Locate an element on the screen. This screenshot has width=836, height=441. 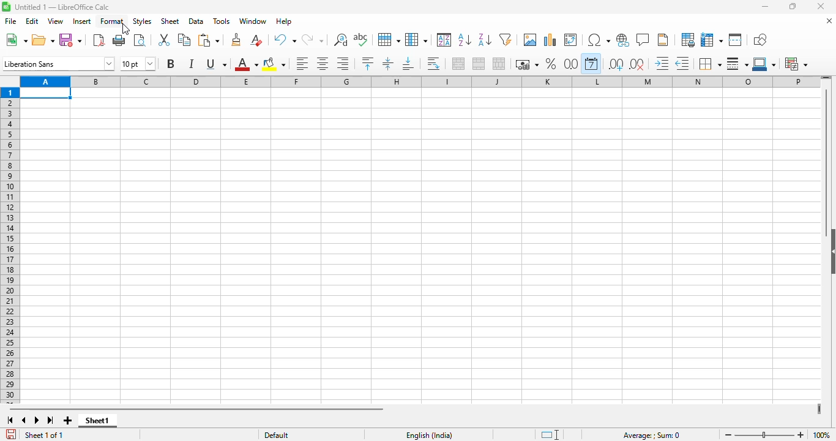
merge and center or unmerge cells depending on the current toggle state is located at coordinates (459, 64).